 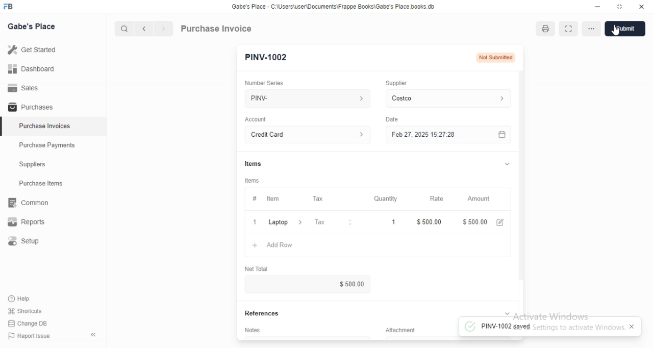 I want to click on Quantity, so click(x=383, y=198).